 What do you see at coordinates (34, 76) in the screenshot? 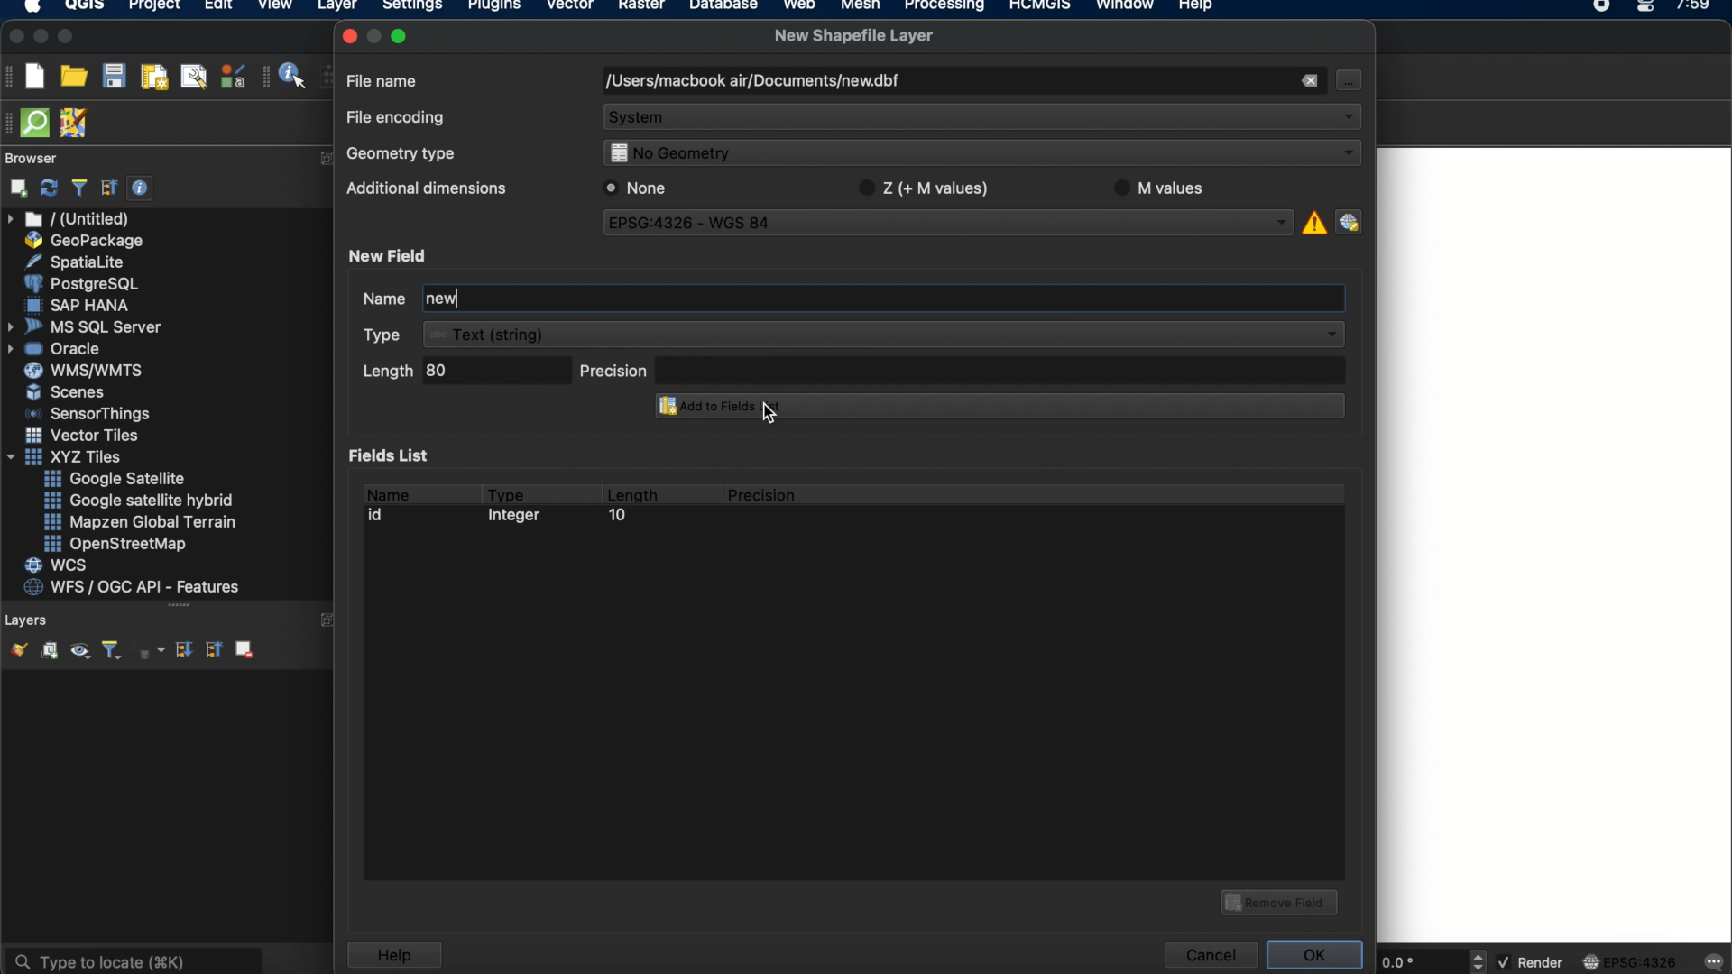
I see `new project` at bounding box center [34, 76].